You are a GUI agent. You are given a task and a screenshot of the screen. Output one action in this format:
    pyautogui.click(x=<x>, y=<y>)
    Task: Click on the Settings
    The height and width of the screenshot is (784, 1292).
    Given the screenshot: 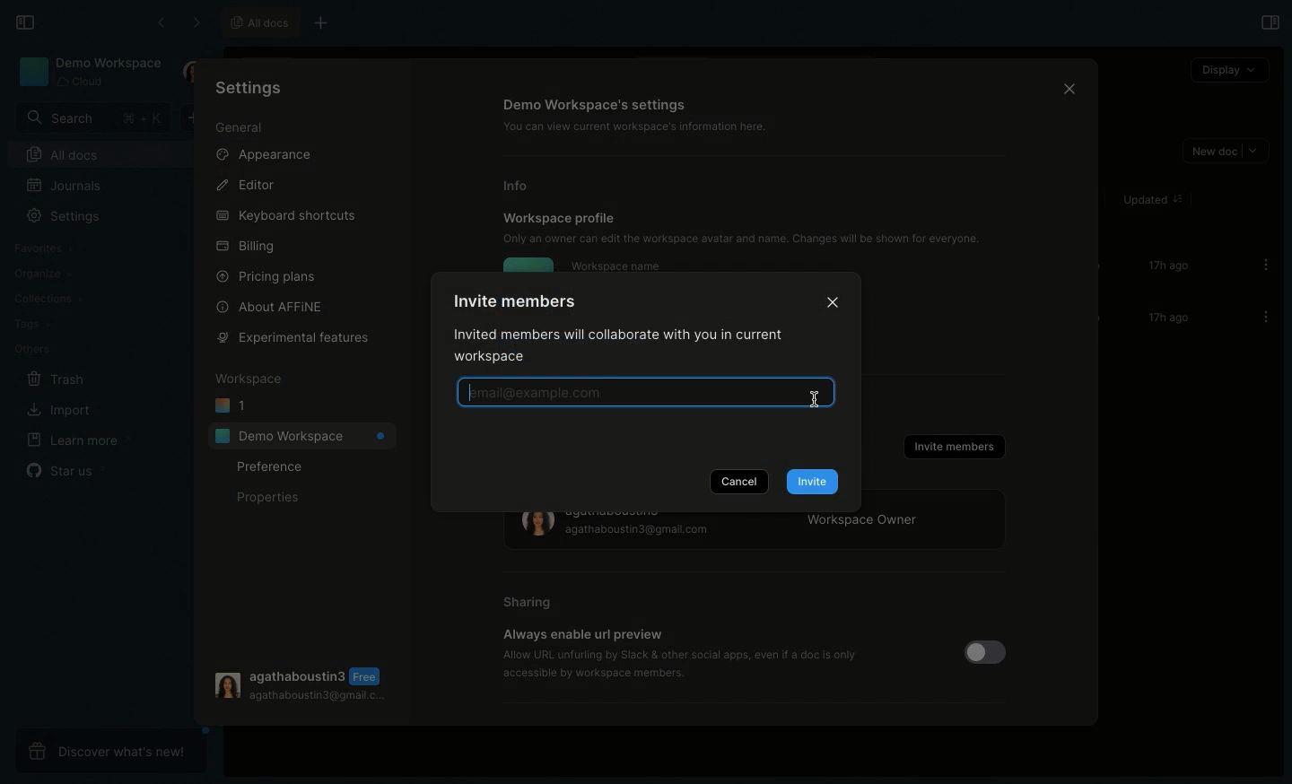 What is the action you would take?
    pyautogui.click(x=65, y=215)
    